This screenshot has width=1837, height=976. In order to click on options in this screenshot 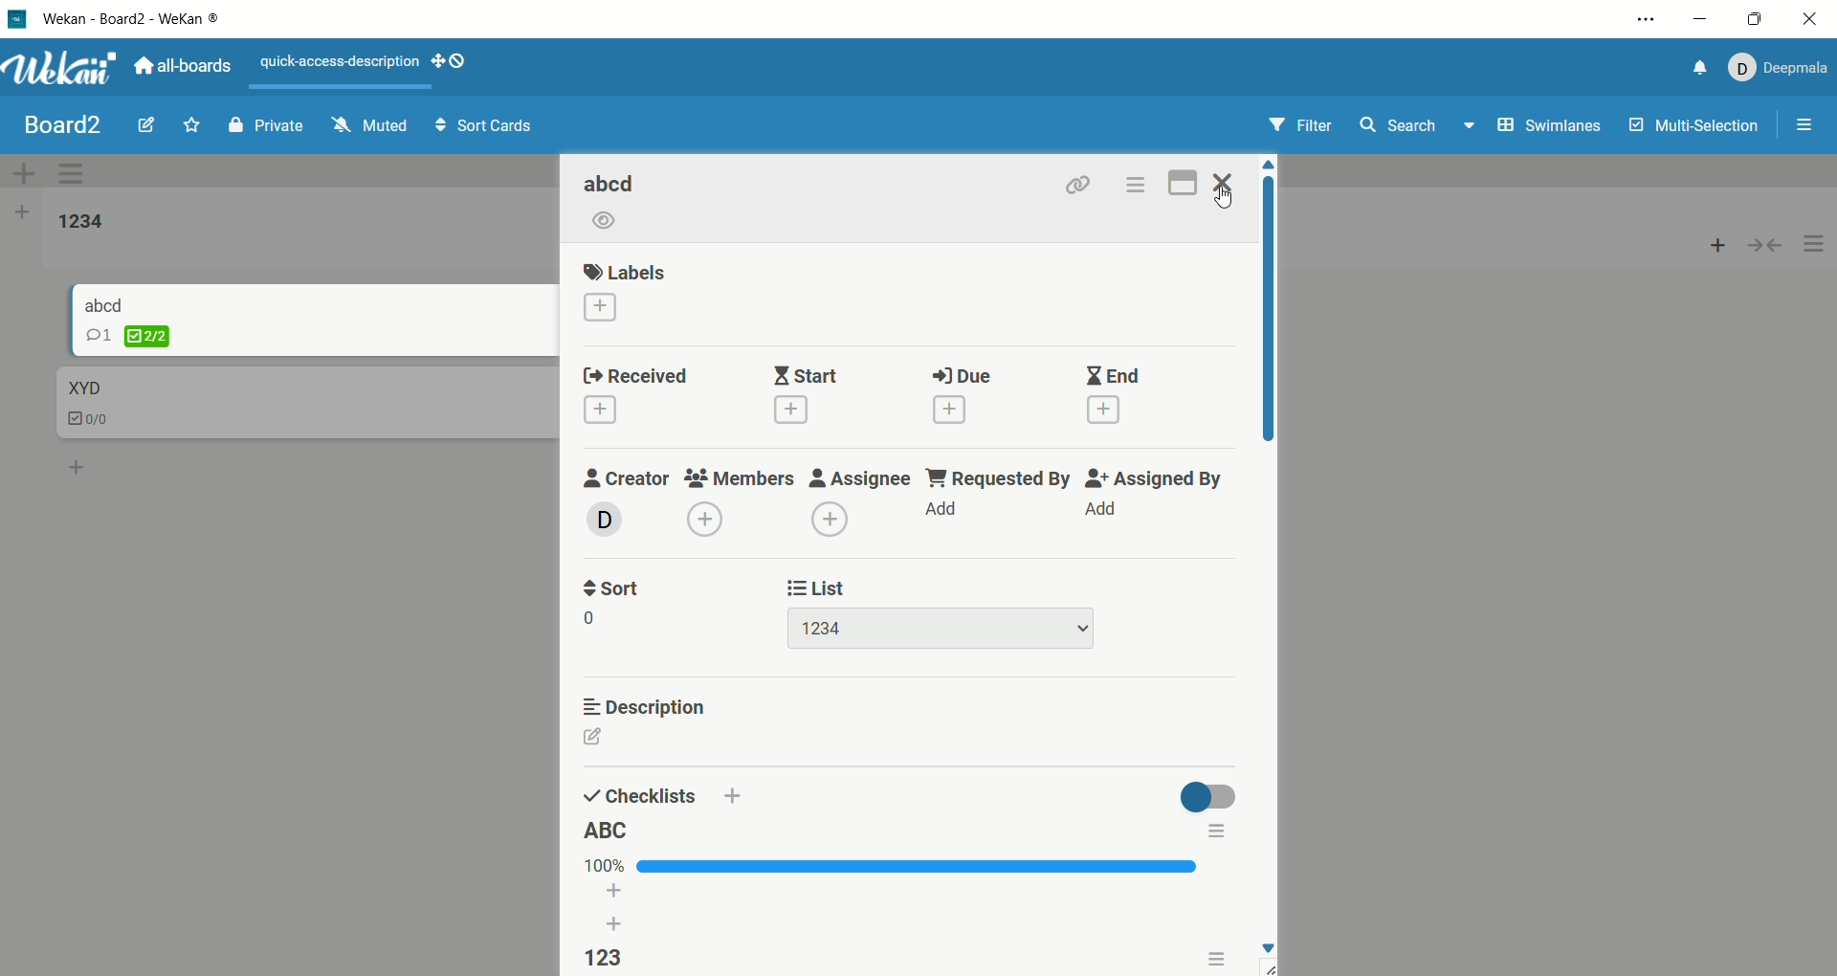, I will do `click(1221, 827)`.